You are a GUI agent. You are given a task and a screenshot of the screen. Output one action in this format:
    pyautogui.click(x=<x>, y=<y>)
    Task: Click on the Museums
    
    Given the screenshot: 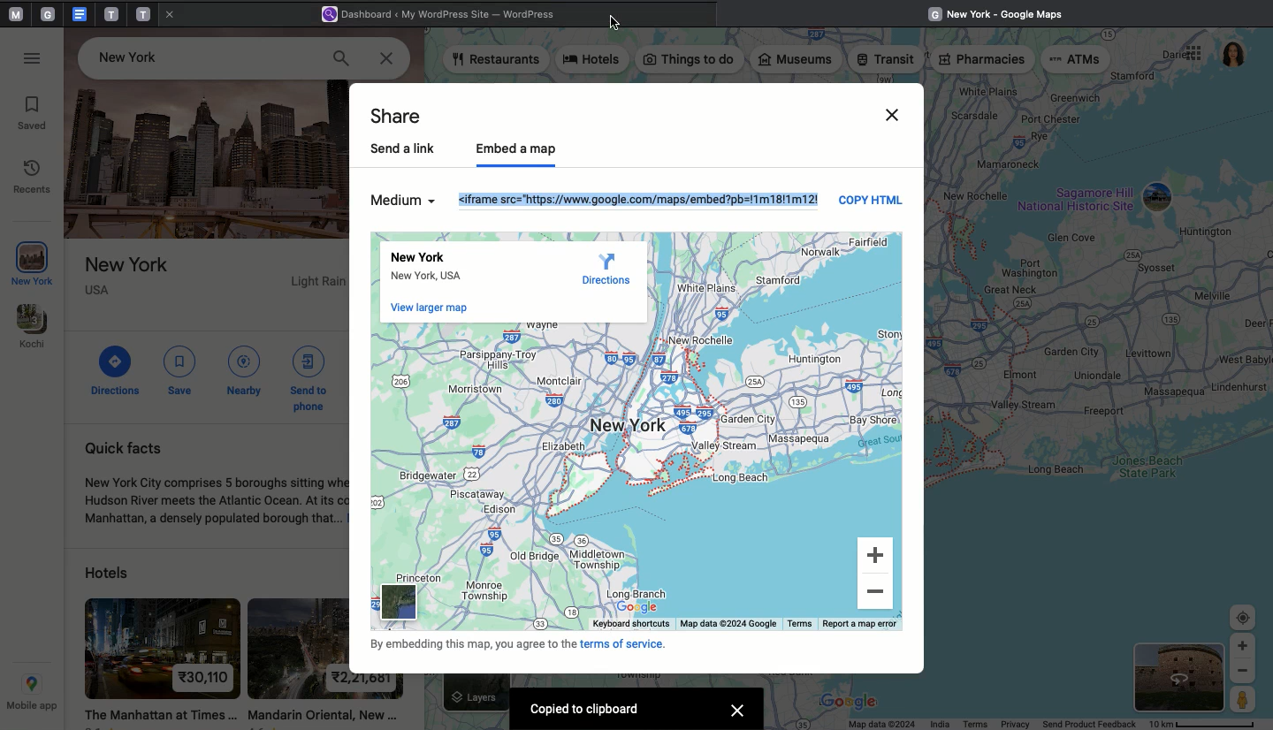 What is the action you would take?
    pyautogui.click(x=797, y=61)
    